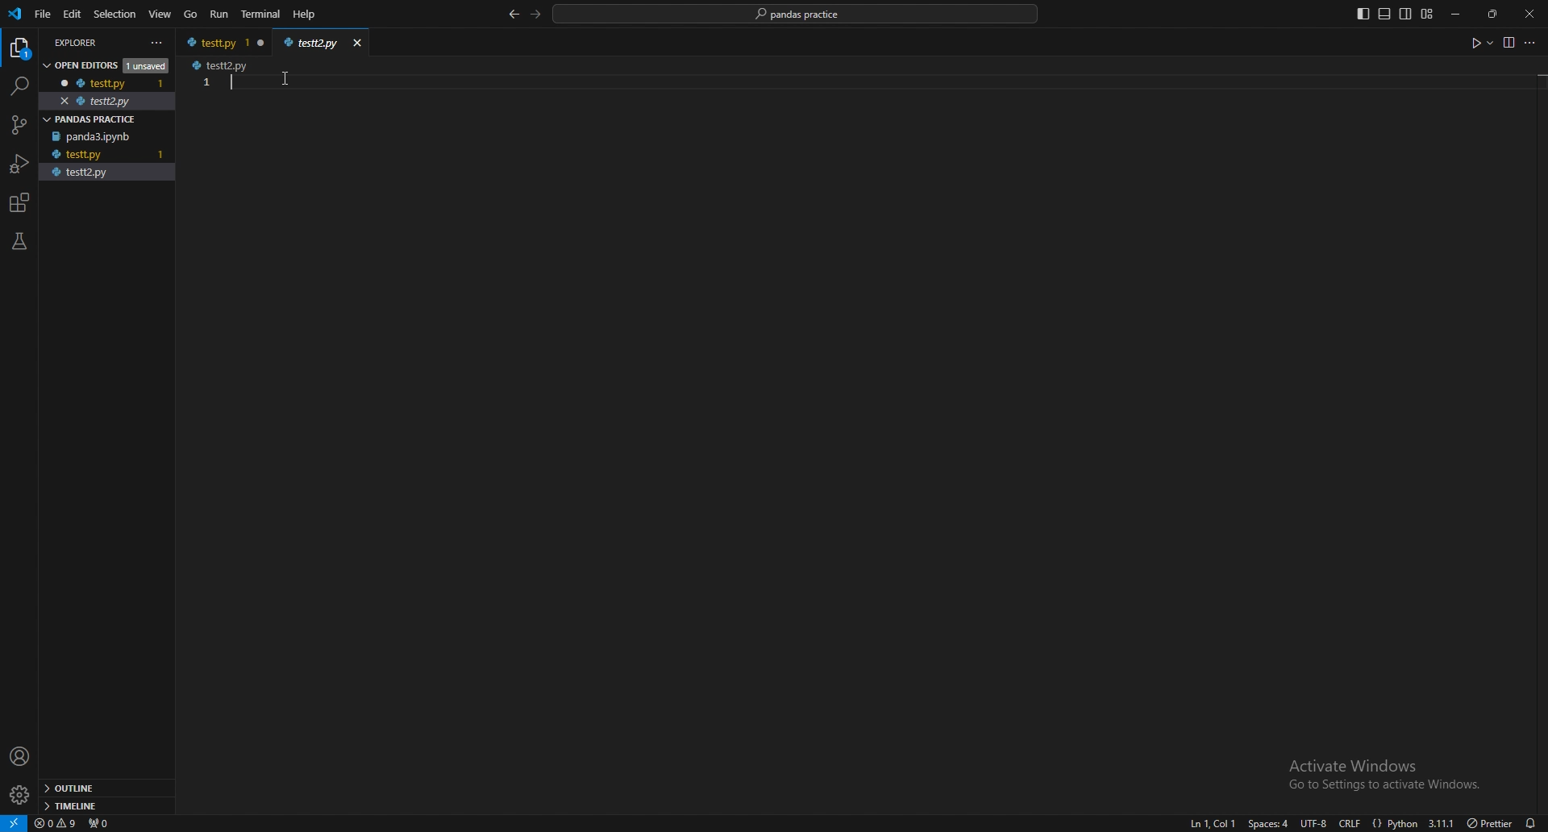 This screenshot has height=832, width=1548. What do you see at coordinates (1533, 44) in the screenshot?
I see `more options` at bounding box center [1533, 44].